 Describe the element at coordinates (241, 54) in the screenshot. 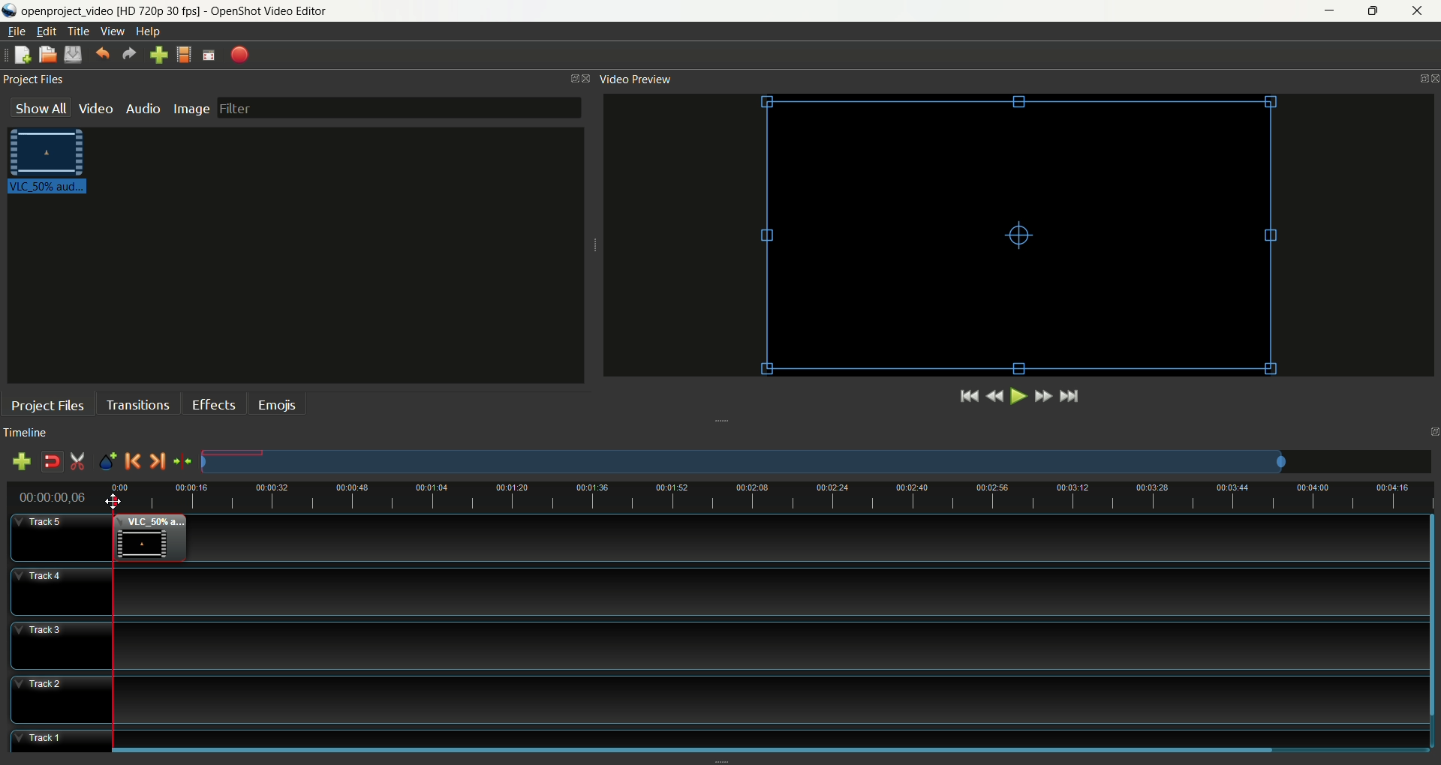

I see `export video` at that location.